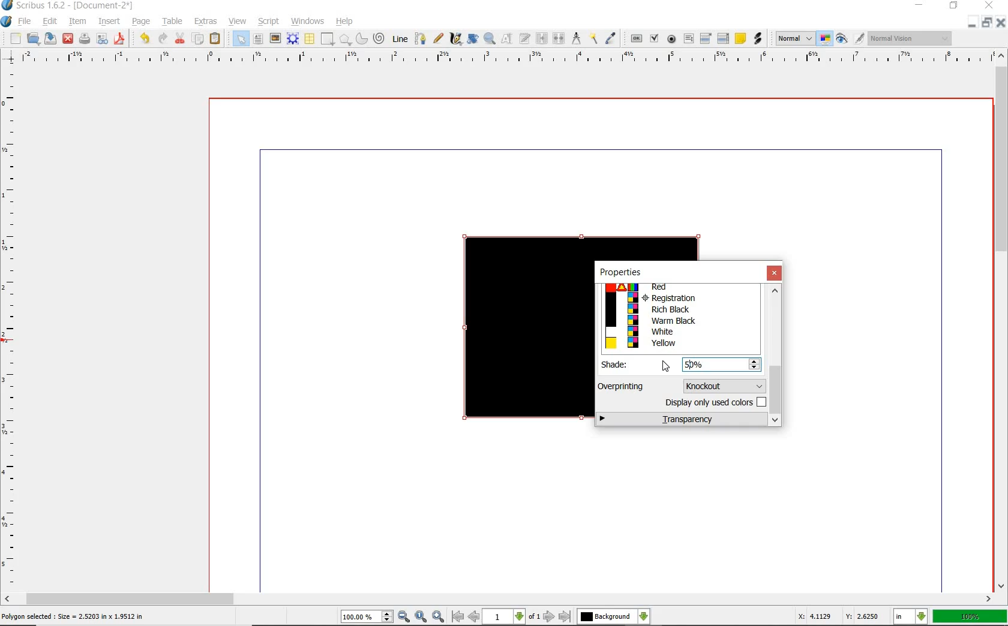  Describe the element at coordinates (162, 39) in the screenshot. I see `redo` at that location.